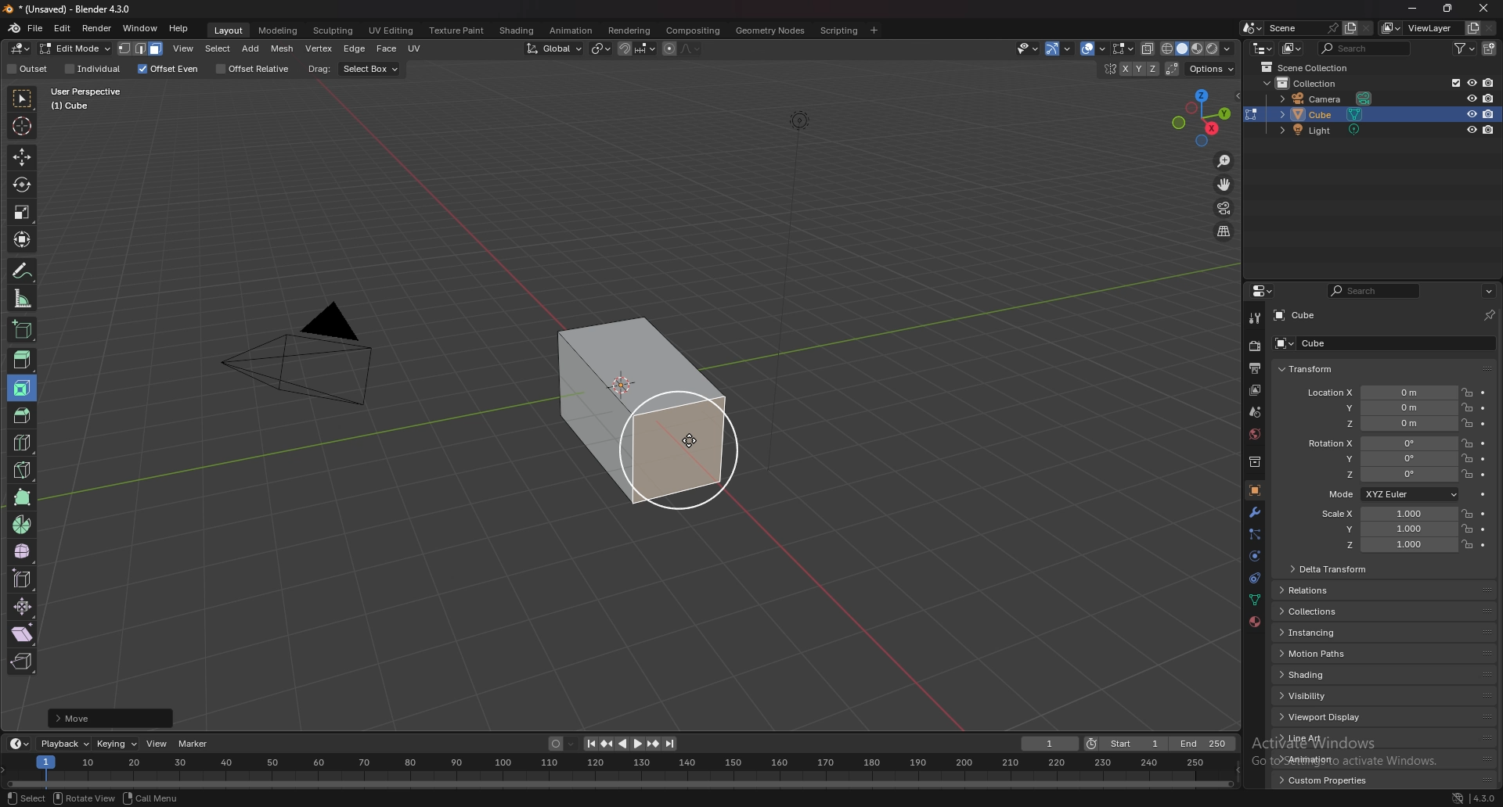 Image resolution: width=1503 pixels, height=807 pixels. I want to click on sculpting, so click(334, 31).